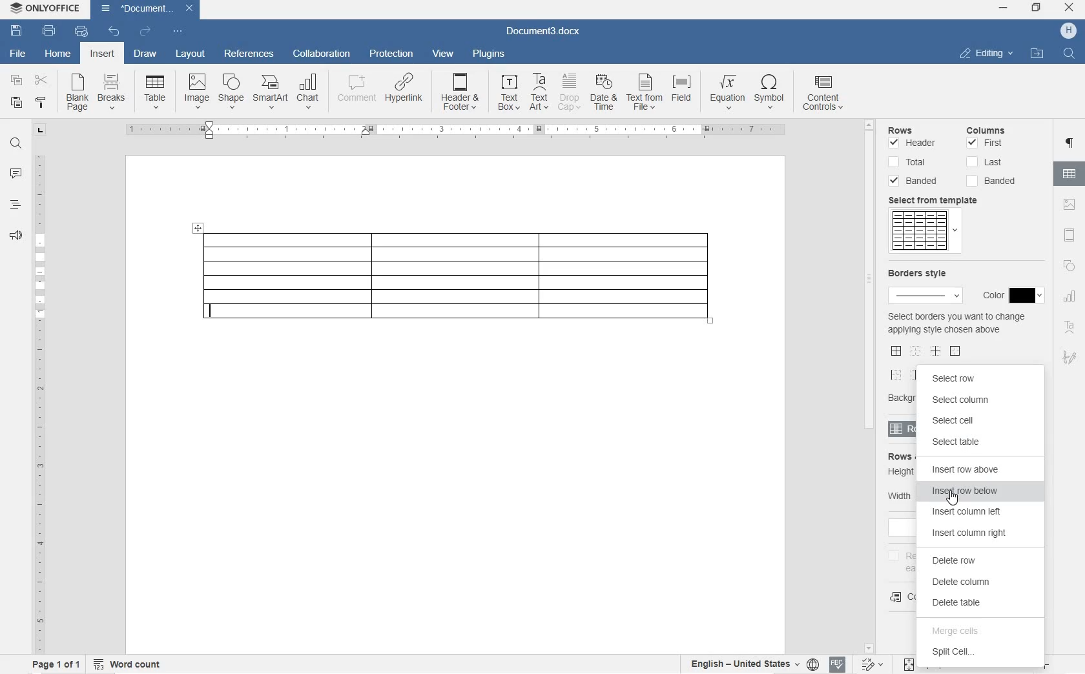 The image size is (1085, 674). What do you see at coordinates (909, 162) in the screenshot?
I see `Total` at bounding box center [909, 162].